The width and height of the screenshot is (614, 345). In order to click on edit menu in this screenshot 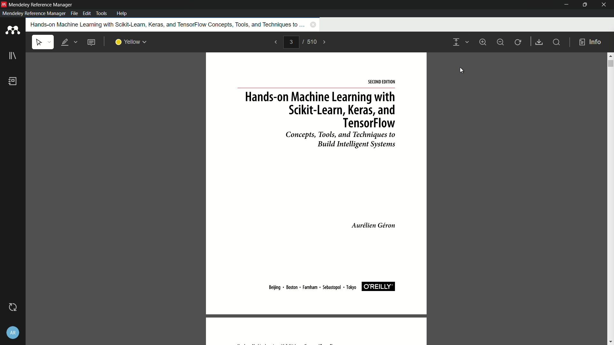, I will do `click(87, 13)`.